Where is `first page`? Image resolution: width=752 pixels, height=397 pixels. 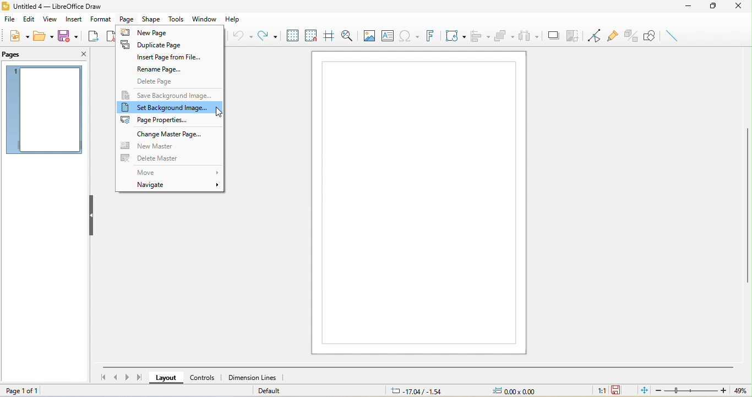
first page is located at coordinates (101, 377).